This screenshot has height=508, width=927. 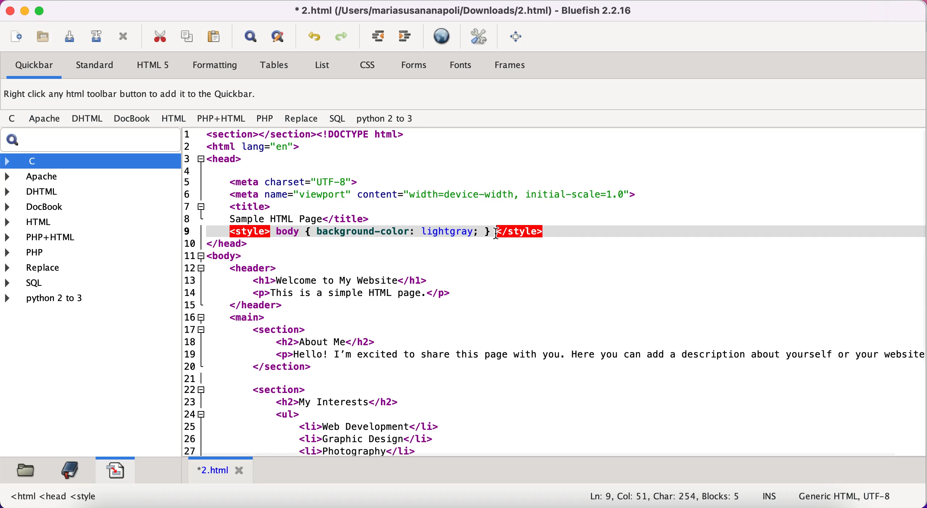 I want to click on line numbers, so click(x=193, y=291).